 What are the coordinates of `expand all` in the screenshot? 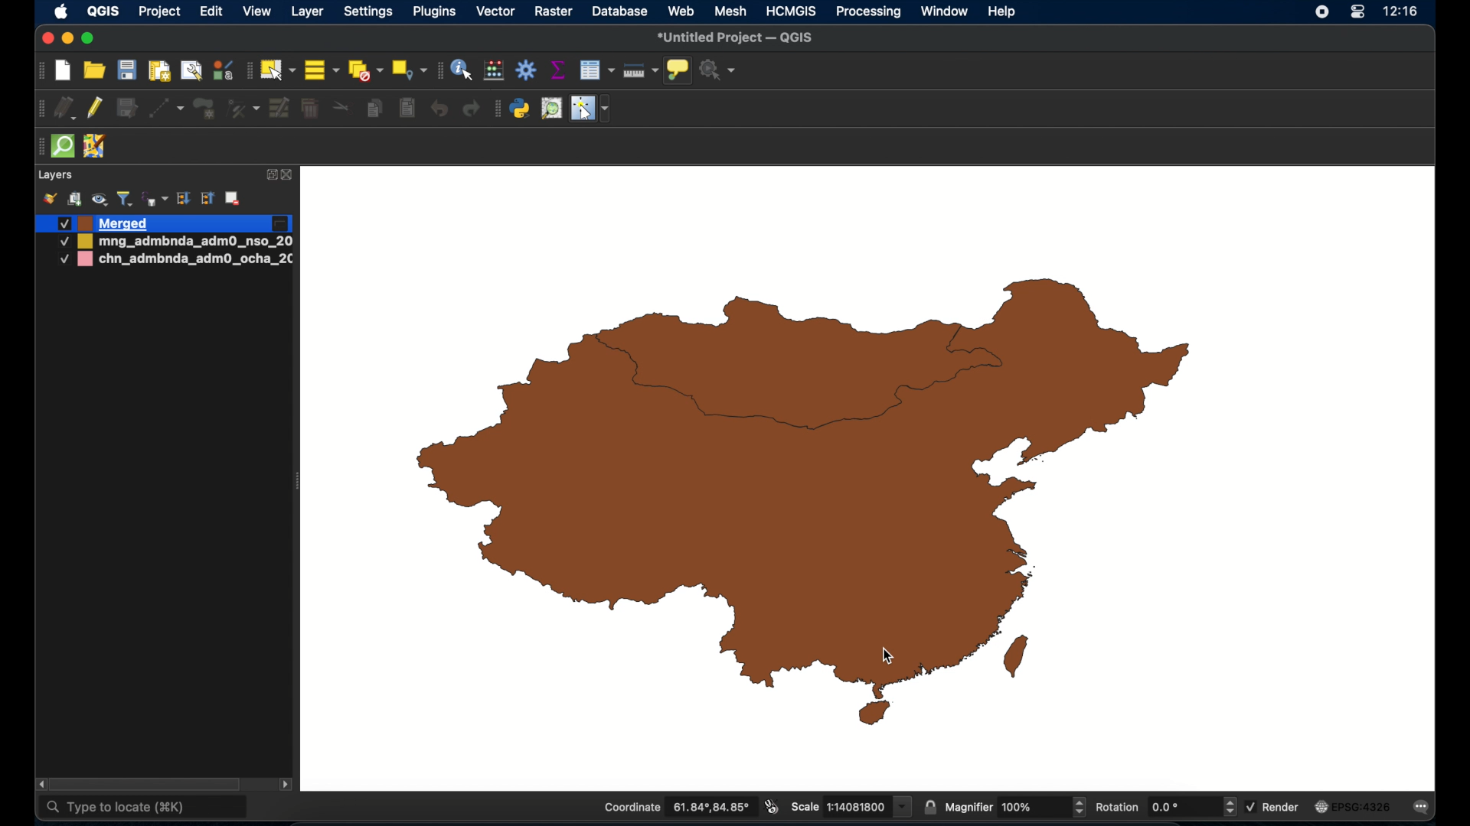 It's located at (183, 199).